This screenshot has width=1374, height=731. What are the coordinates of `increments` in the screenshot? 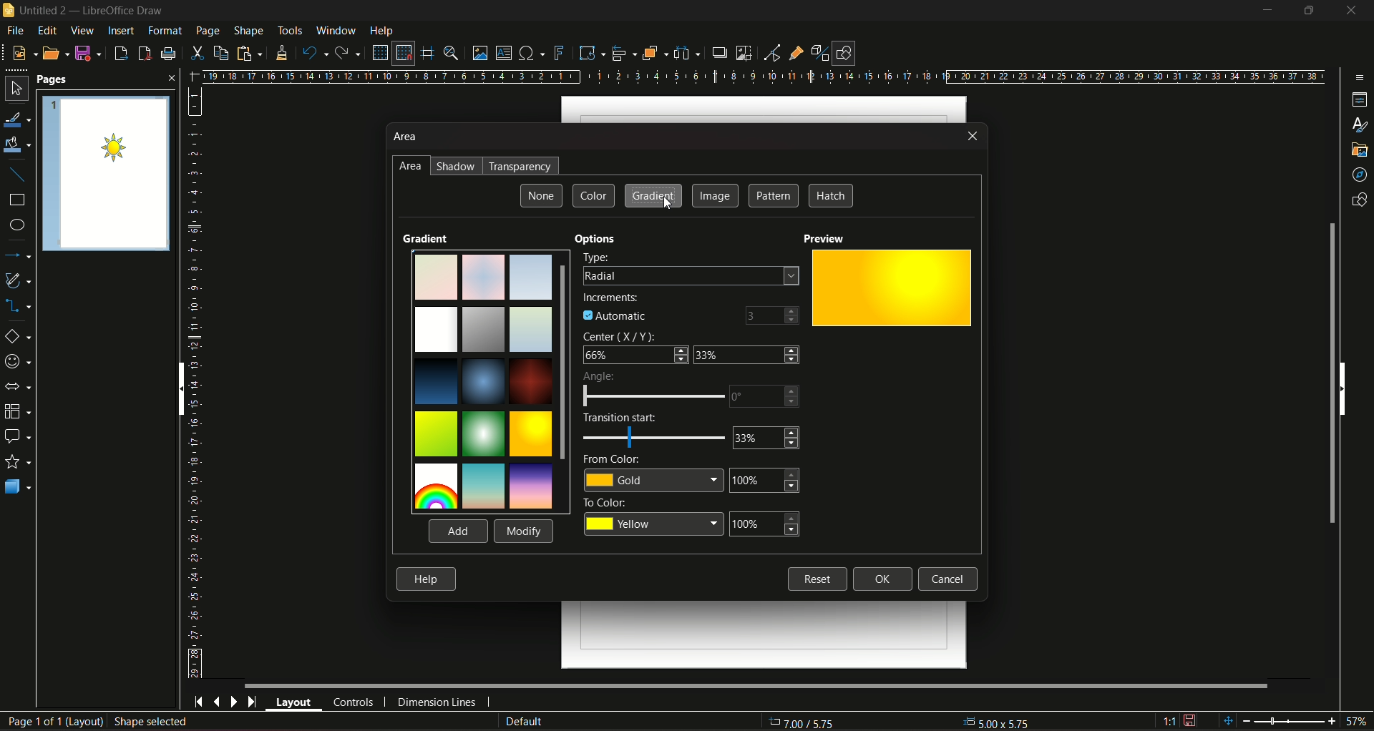 It's located at (620, 307).